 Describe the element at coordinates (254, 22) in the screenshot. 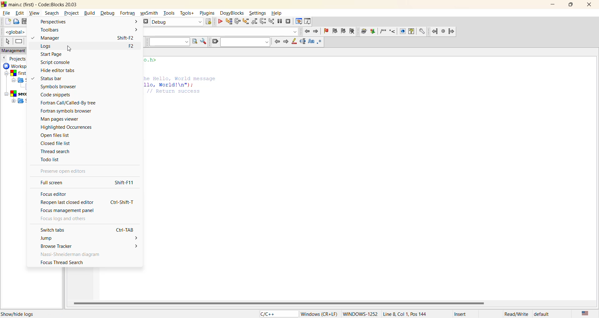

I see `step out` at that location.